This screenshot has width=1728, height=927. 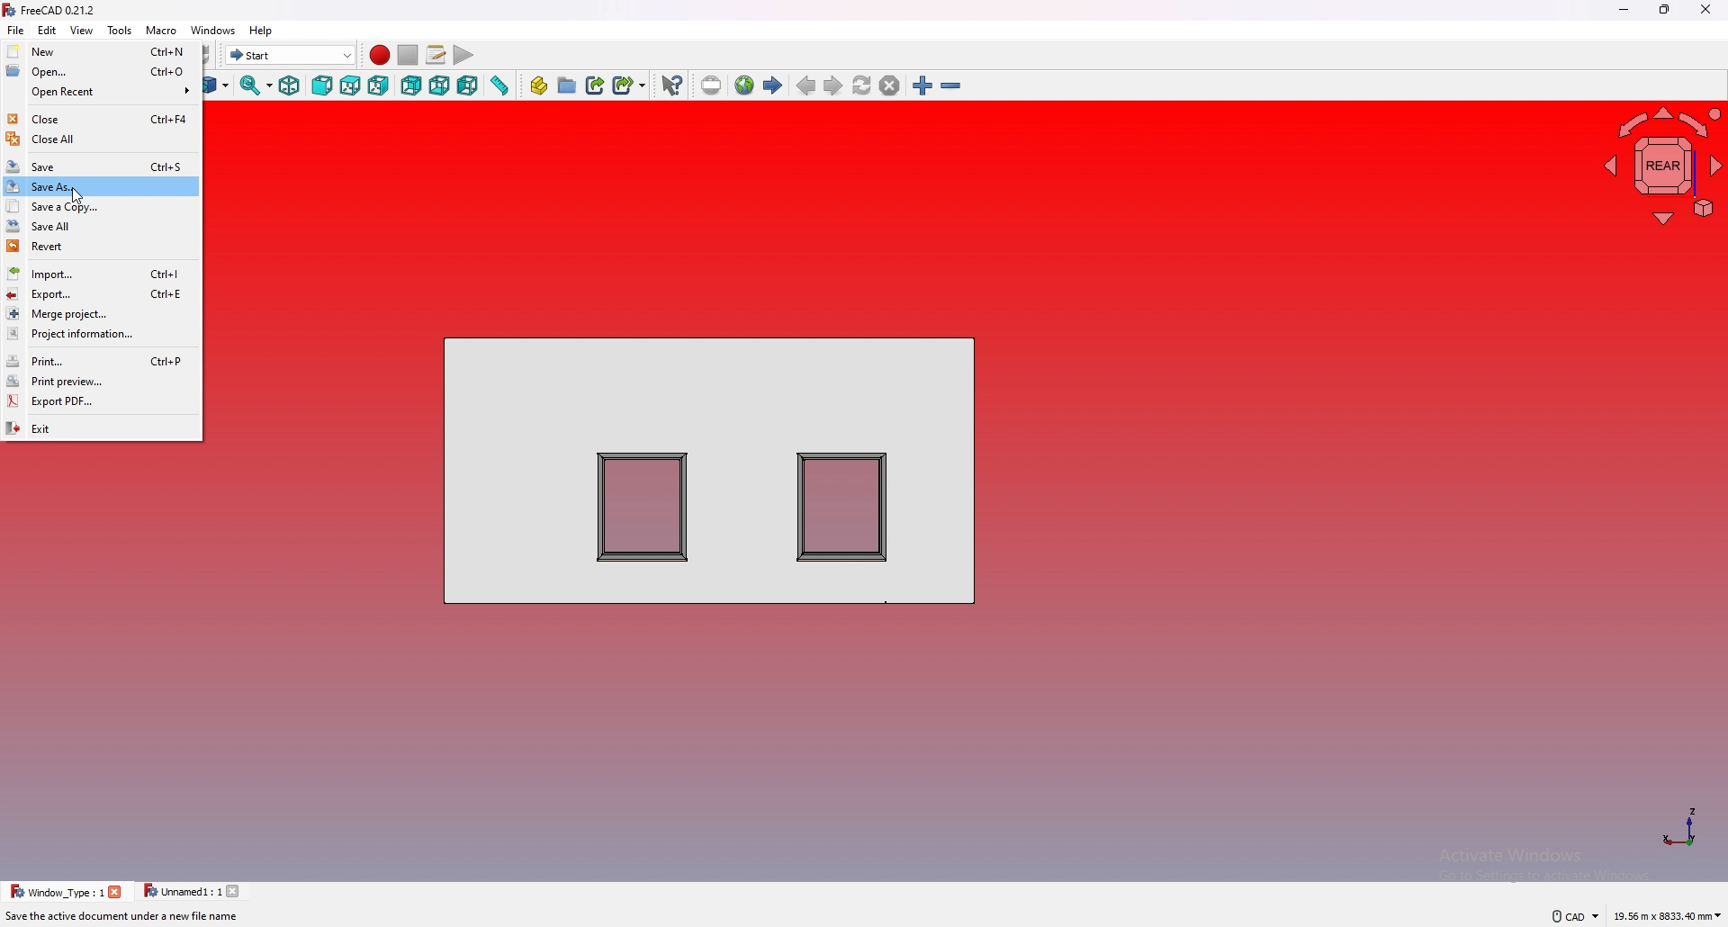 What do you see at coordinates (412, 86) in the screenshot?
I see `back` at bounding box center [412, 86].